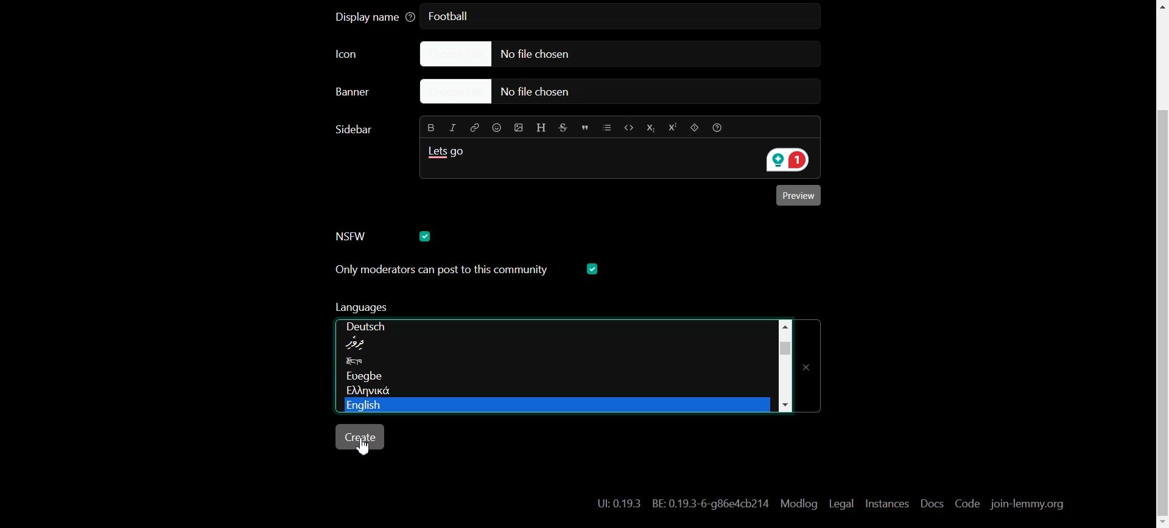 The image size is (1169, 528). What do you see at coordinates (360, 55) in the screenshot?
I see `Icon ` at bounding box center [360, 55].